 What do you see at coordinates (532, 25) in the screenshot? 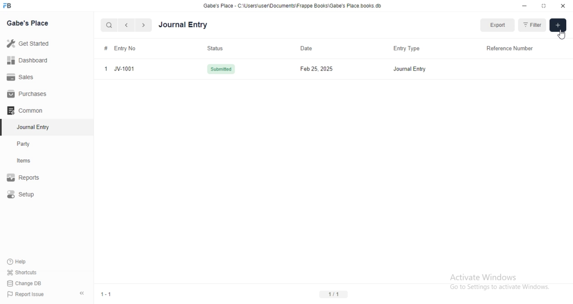
I see `Filter` at bounding box center [532, 25].